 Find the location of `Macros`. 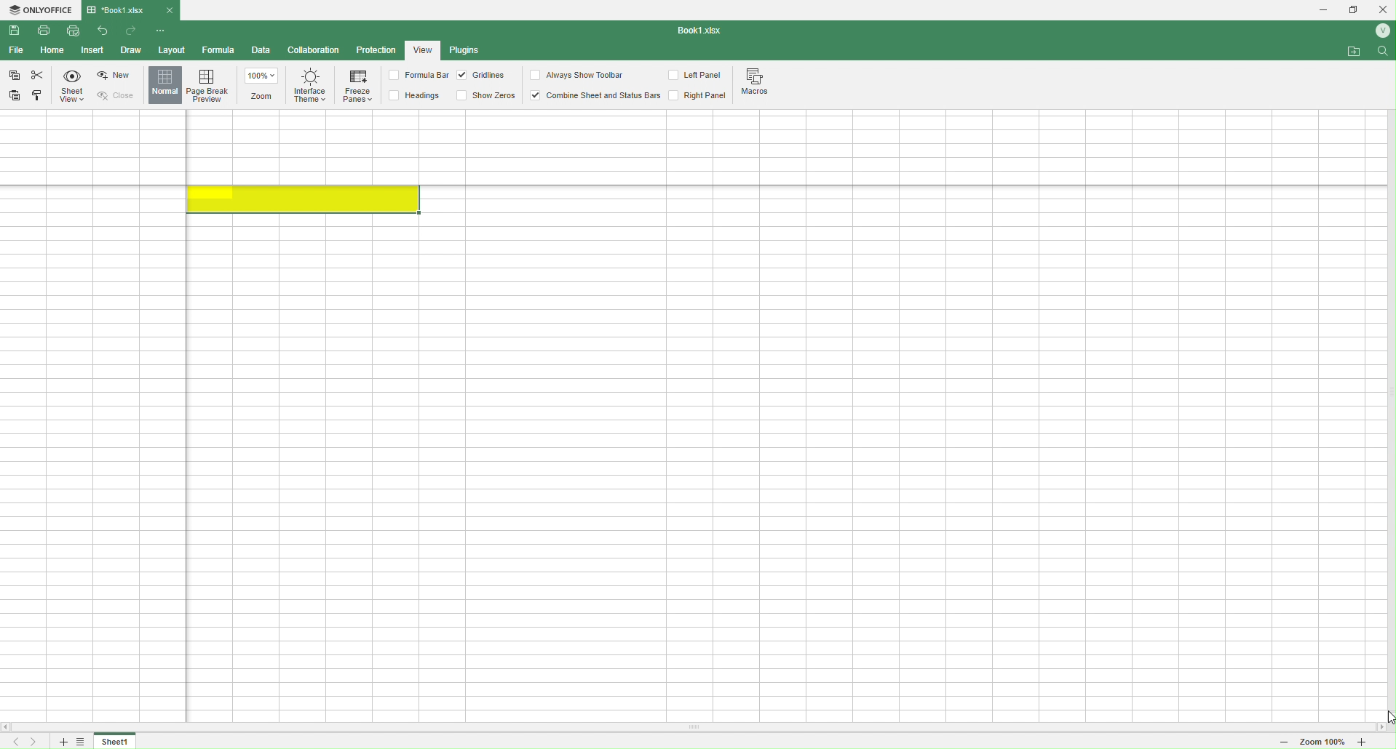

Macros is located at coordinates (759, 84).